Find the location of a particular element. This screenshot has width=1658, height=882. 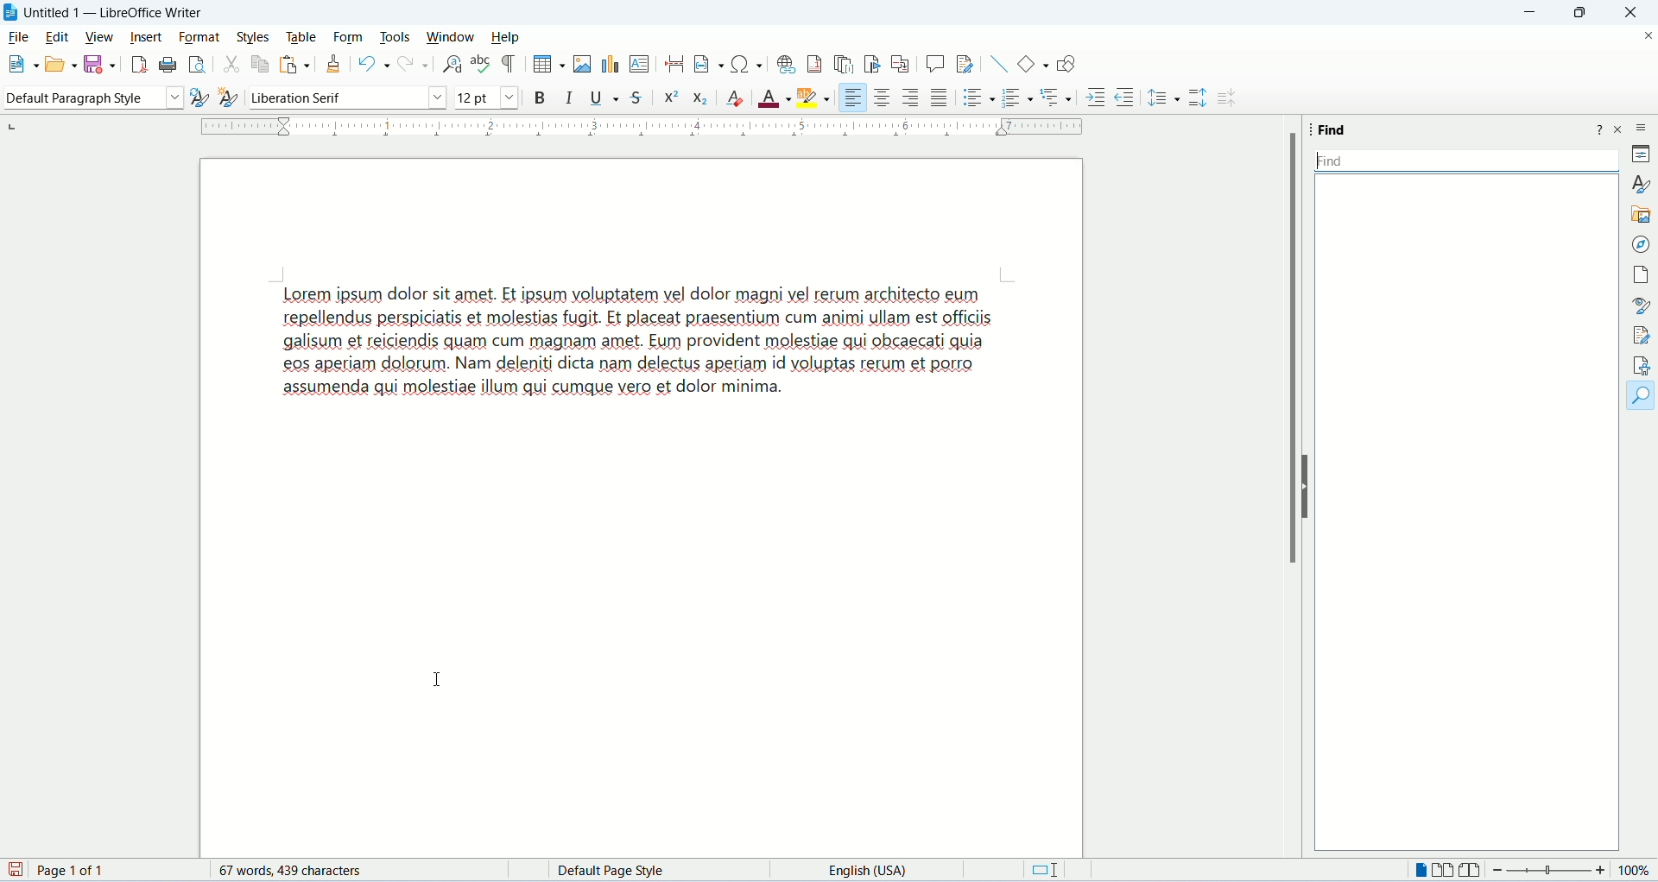

standard selection is located at coordinates (1040, 872).